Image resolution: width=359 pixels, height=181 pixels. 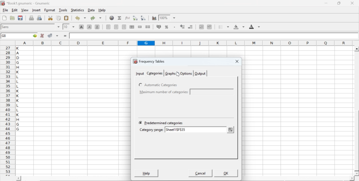 I want to click on 100%, so click(x=164, y=18).